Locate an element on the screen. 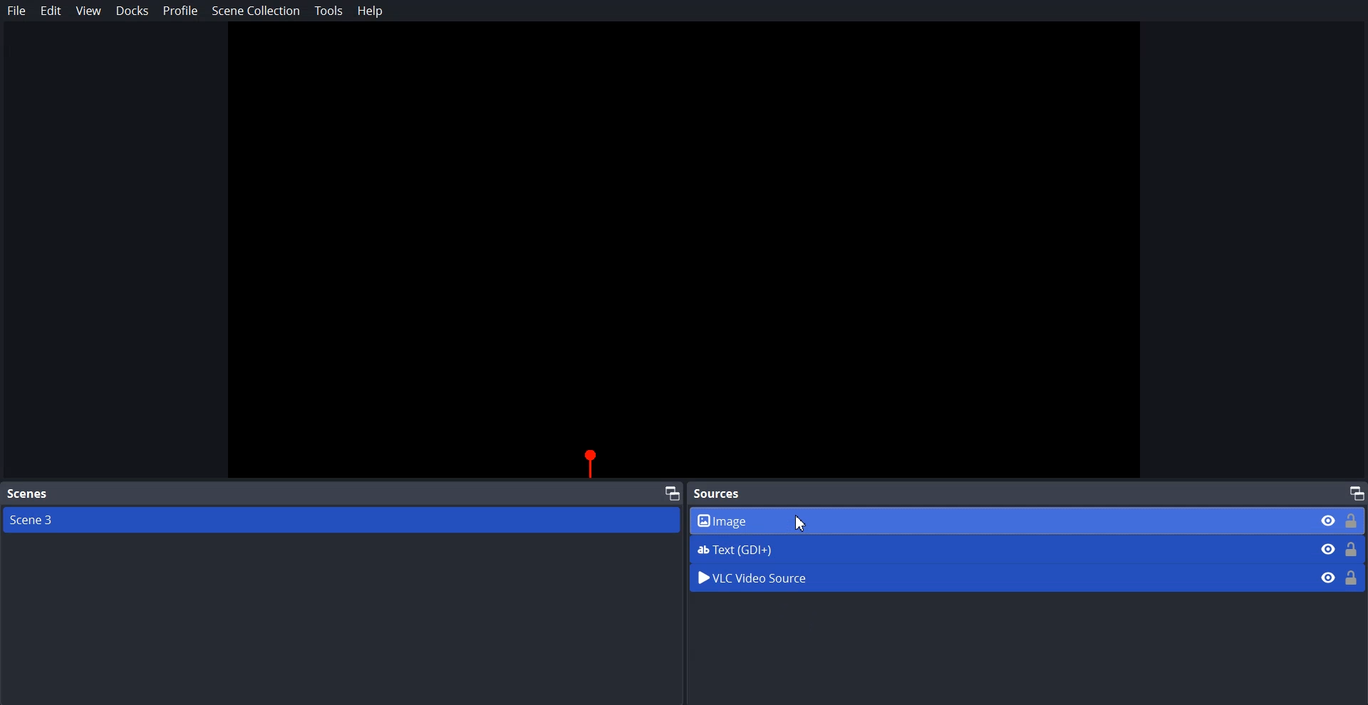 This screenshot has width=1368, height=705. Text (GDI+) is located at coordinates (1028, 549).